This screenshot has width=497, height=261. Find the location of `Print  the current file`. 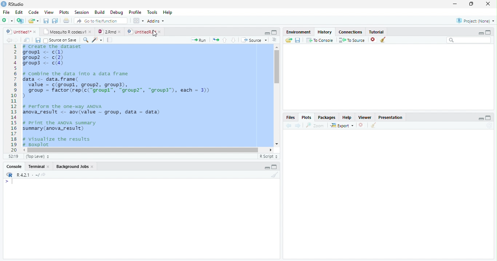

Print  the current file is located at coordinates (67, 21).